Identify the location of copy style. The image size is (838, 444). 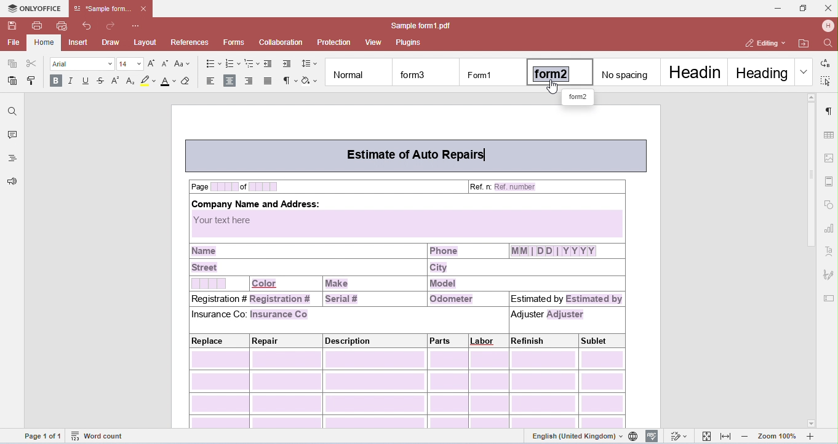
(33, 79).